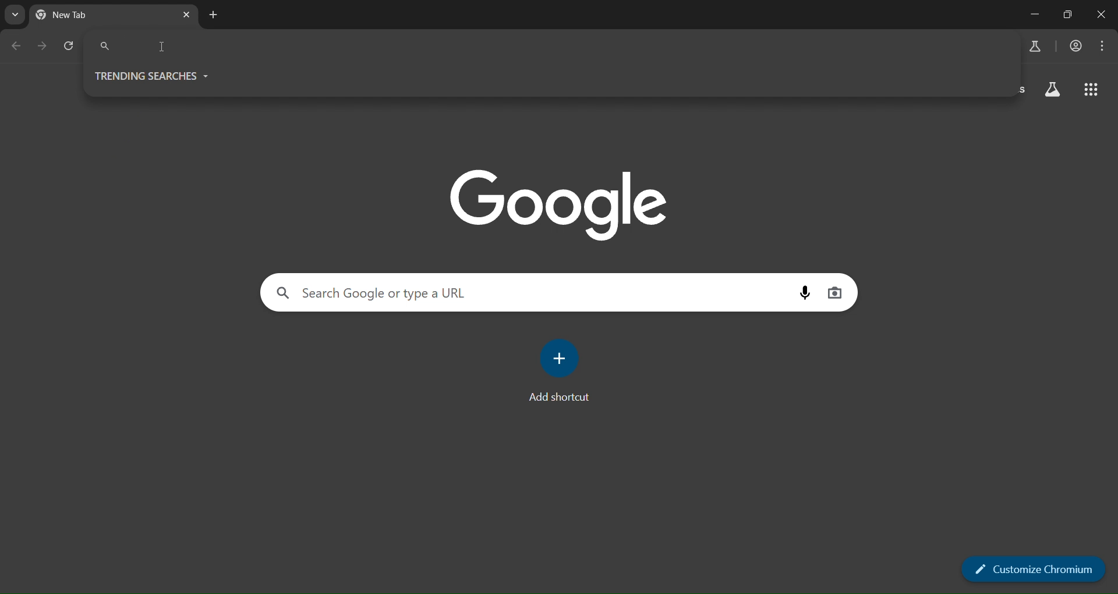 The width and height of the screenshot is (1118, 594). Describe the element at coordinates (18, 45) in the screenshot. I see `go back one page` at that location.